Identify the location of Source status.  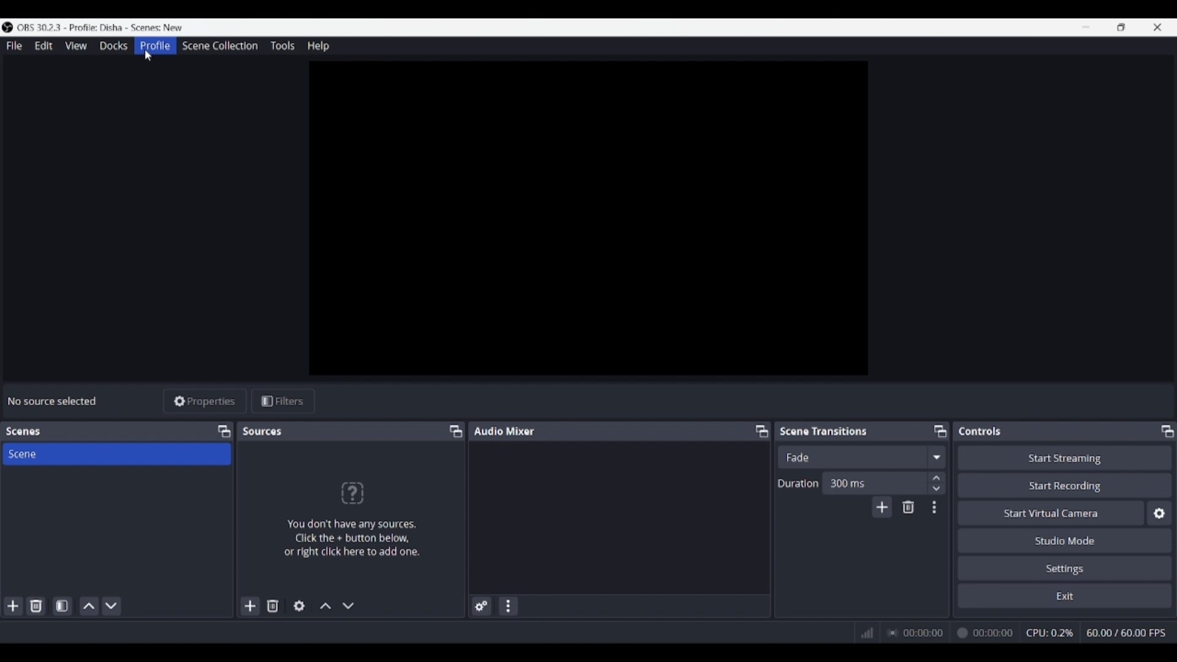
(54, 401).